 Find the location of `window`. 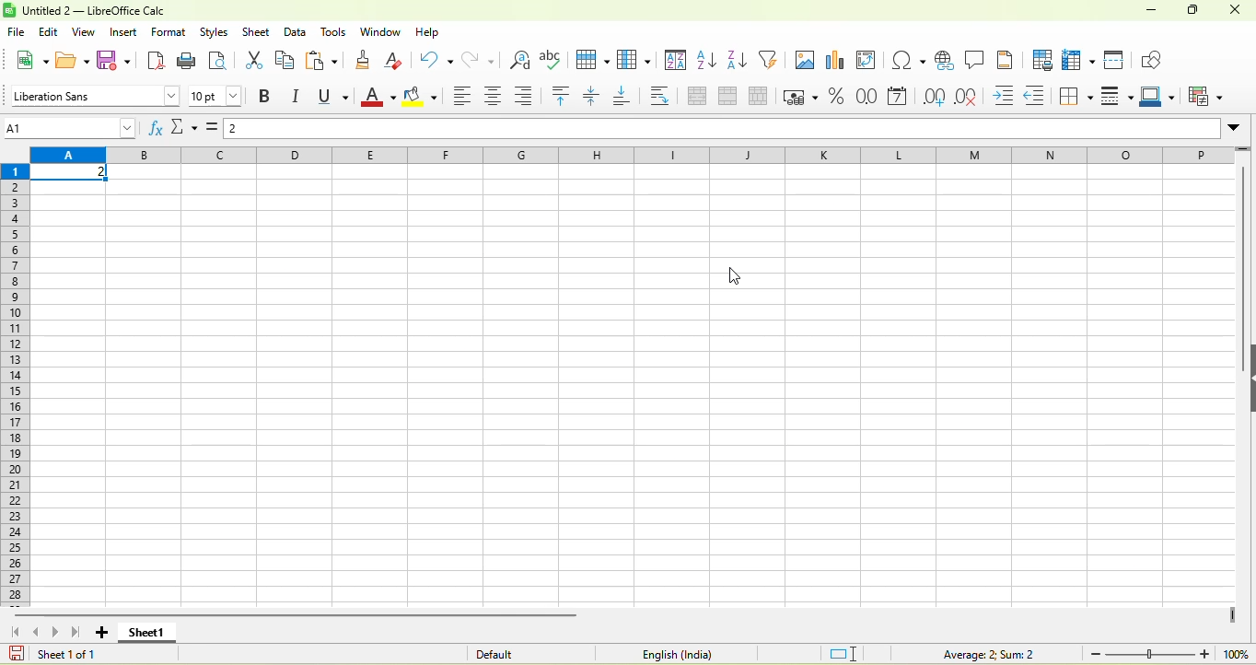

window is located at coordinates (378, 33).